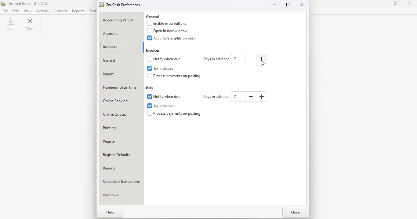 Image resolution: width=417 pixels, height=219 pixels. What do you see at coordinates (252, 97) in the screenshot?
I see `how many days in the future to warn about bills coming due` at bounding box center [252, 97].